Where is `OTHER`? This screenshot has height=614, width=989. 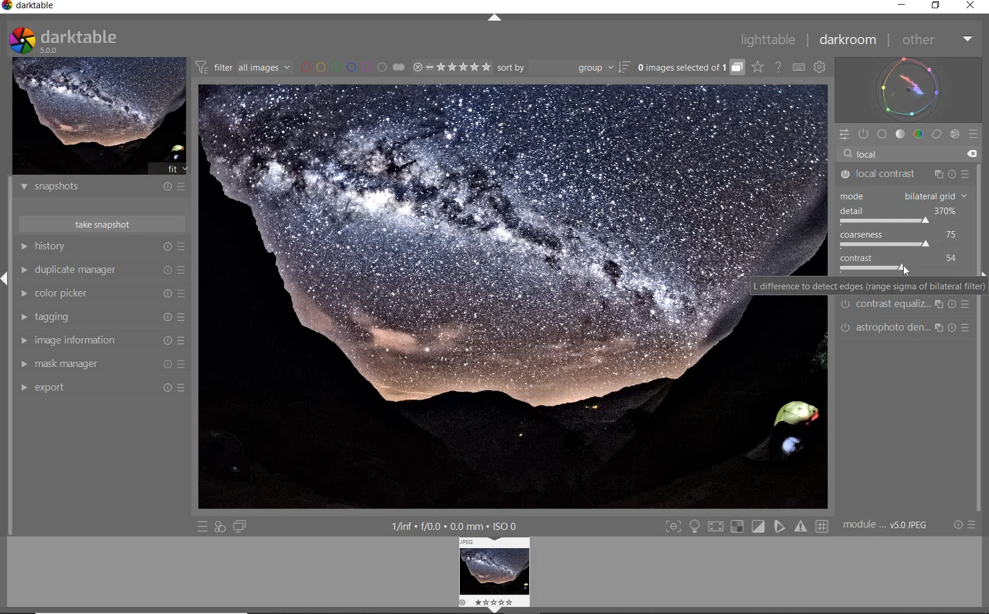 OTHER is located at coordinates (937, 41).